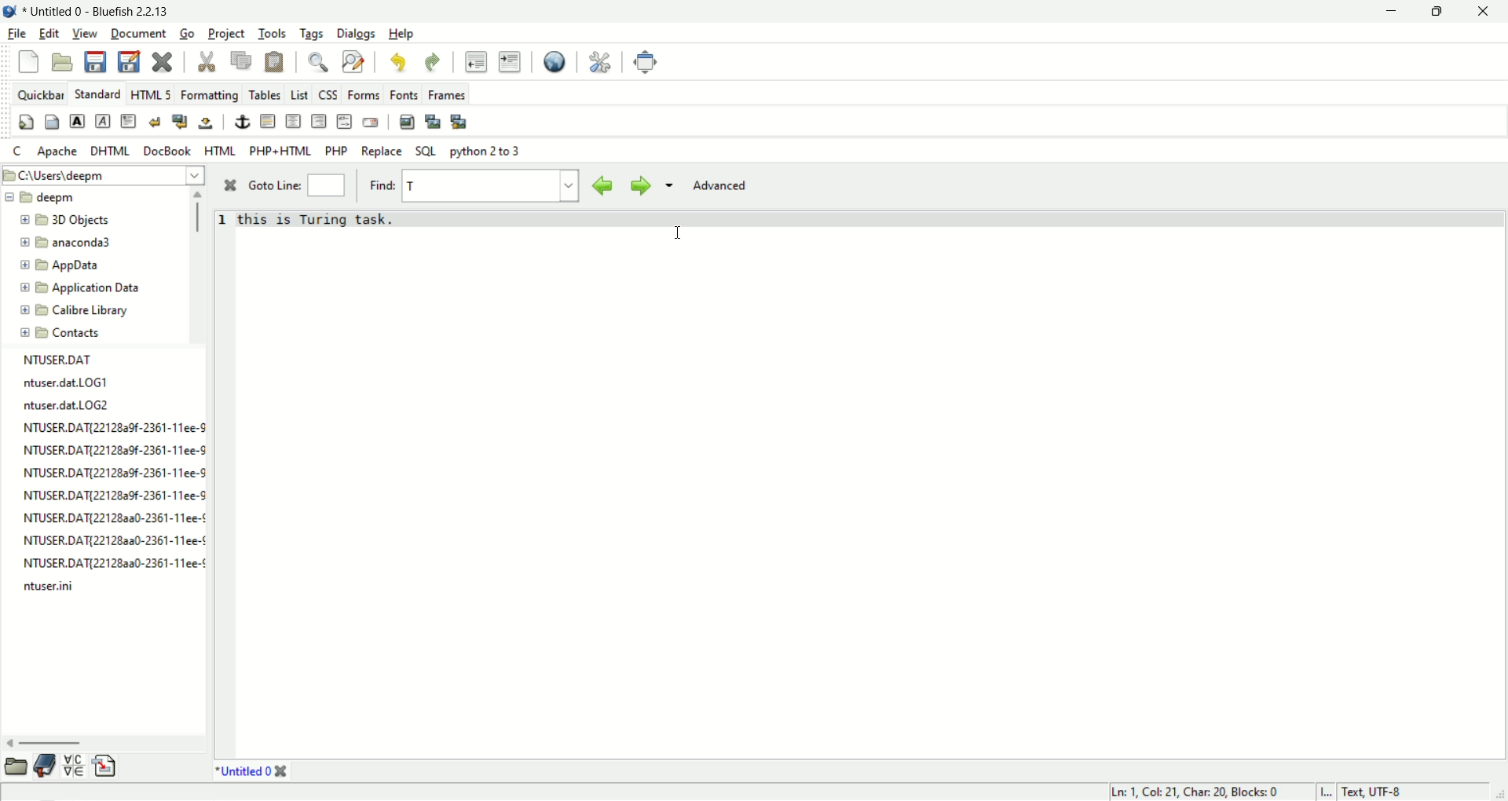 This screenshot has width=1508, height=801. Describe the element at coordinates (93, 61) in the screenshot. I see `save` at that location.